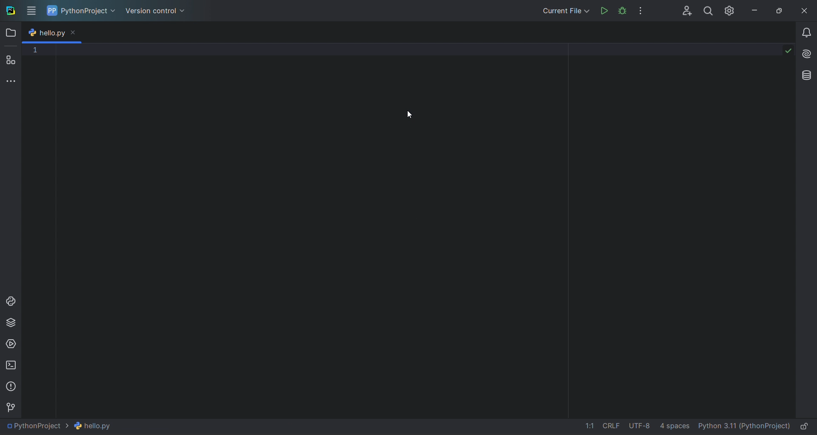 Image resolution: width=817 pixels, height=435 pixels. What do you see at coordinates (14, 58) in the screenshot?
I see `sturcture` at bounding box center [14, 58].